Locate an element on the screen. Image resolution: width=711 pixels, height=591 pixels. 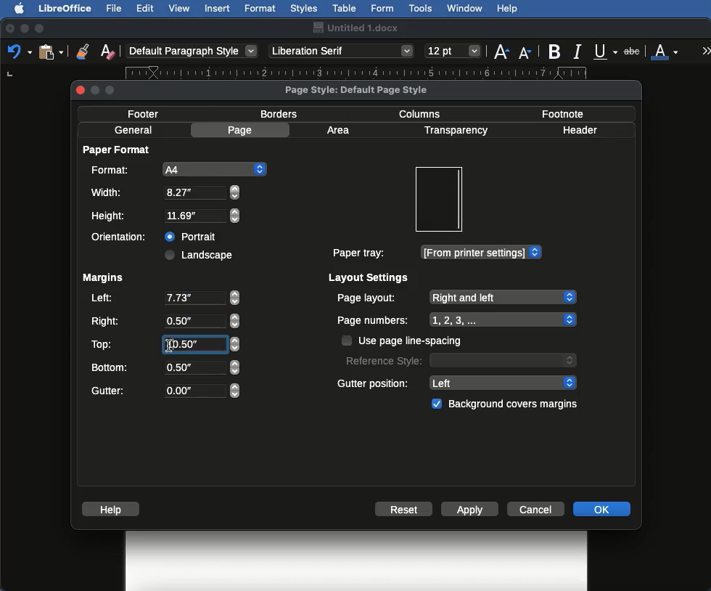
Help is located at coordinates (113, 509).